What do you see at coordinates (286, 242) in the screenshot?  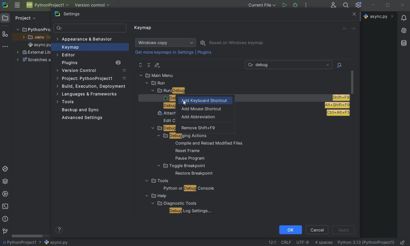 I see `line separator` at bounding box center [286, 242].